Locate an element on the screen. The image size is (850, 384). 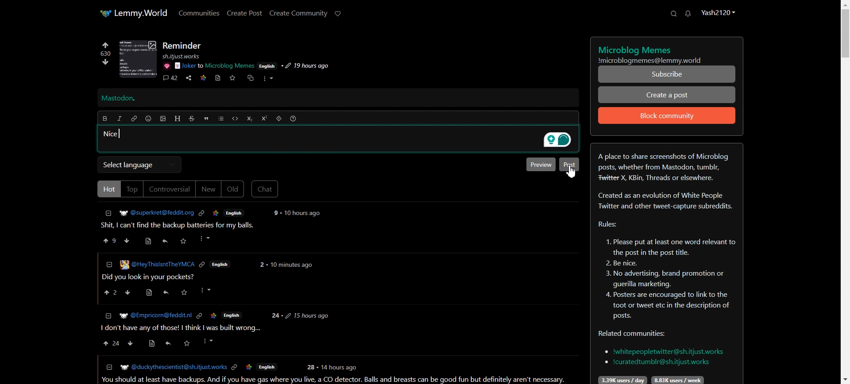
10 hours ago is located at coordinates (303, 213).